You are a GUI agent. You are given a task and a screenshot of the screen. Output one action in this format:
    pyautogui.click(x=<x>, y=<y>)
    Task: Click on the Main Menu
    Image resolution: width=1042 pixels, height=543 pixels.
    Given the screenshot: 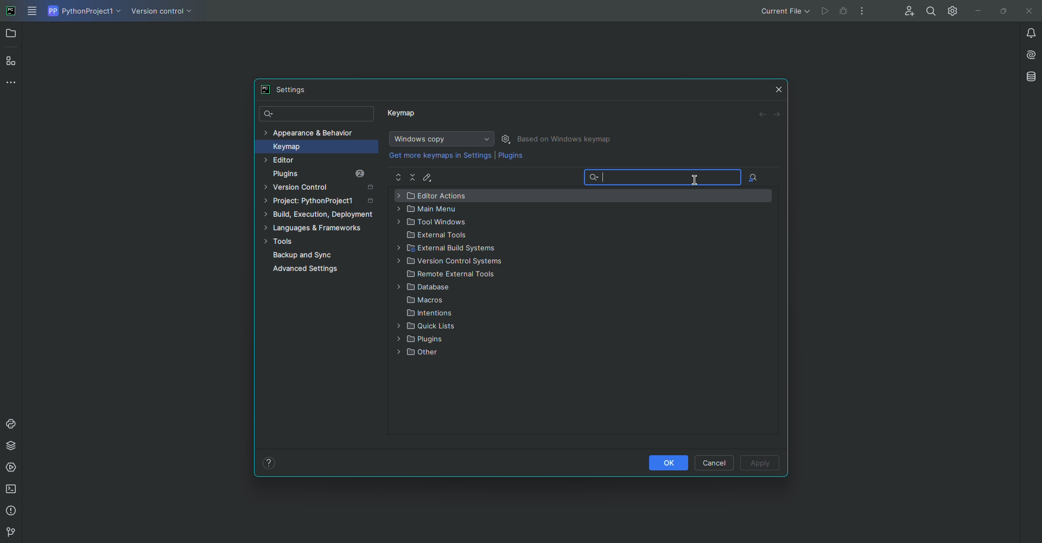 What is the action you would take?
    pyautogui.click(x=33, y=12)
    